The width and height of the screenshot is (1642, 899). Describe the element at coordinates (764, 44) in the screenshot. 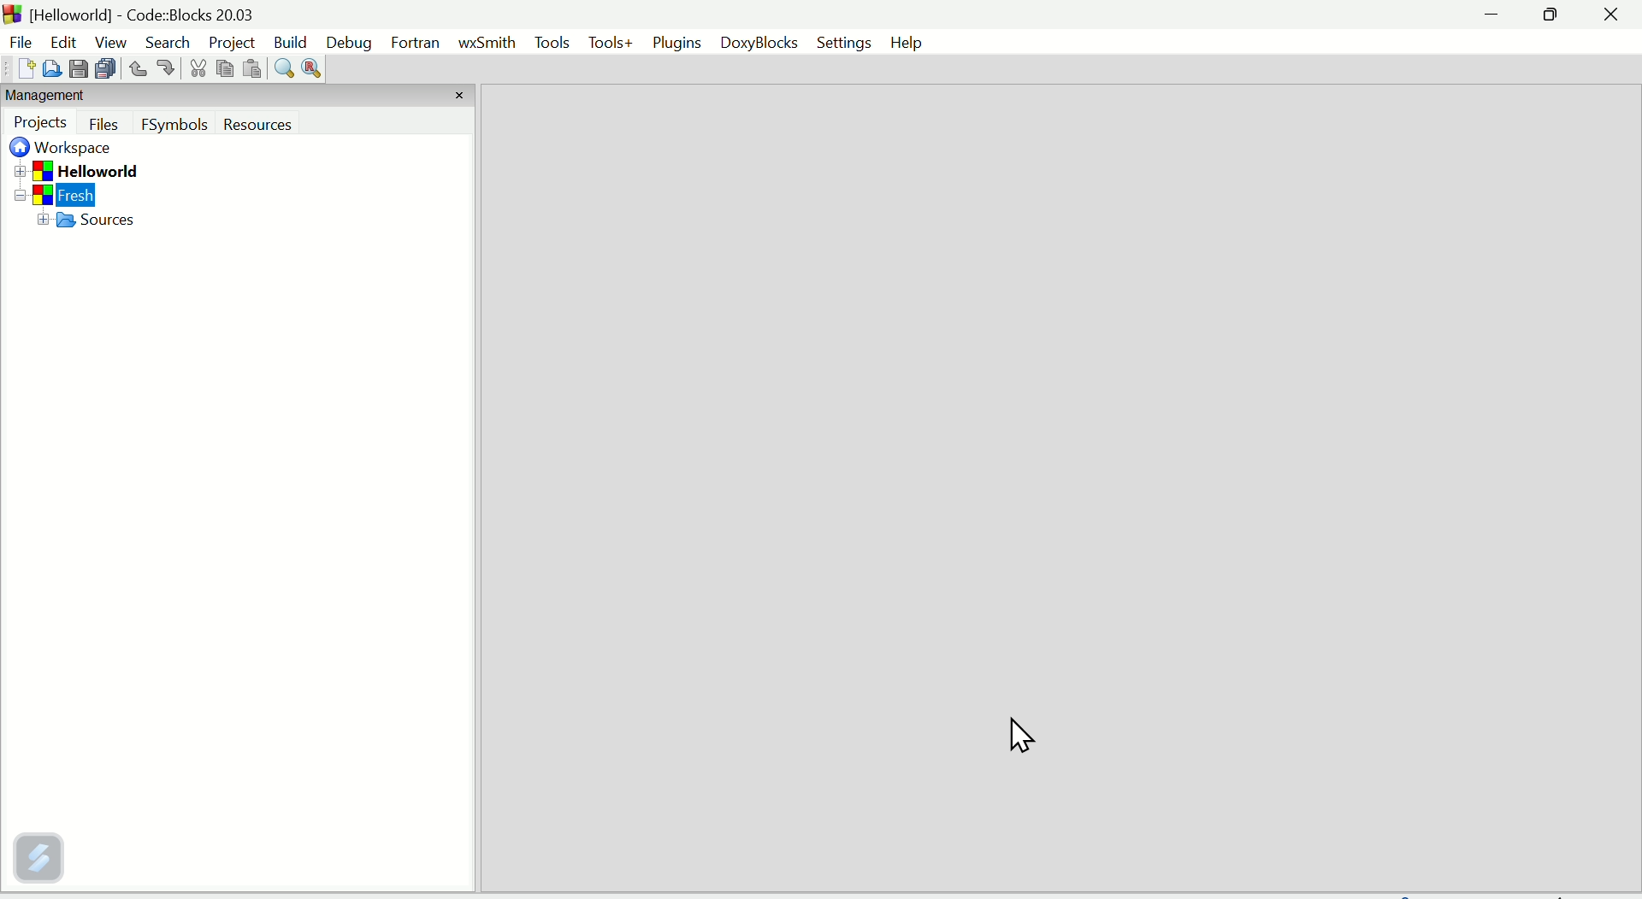

I see `Doxyblocks` at that location.